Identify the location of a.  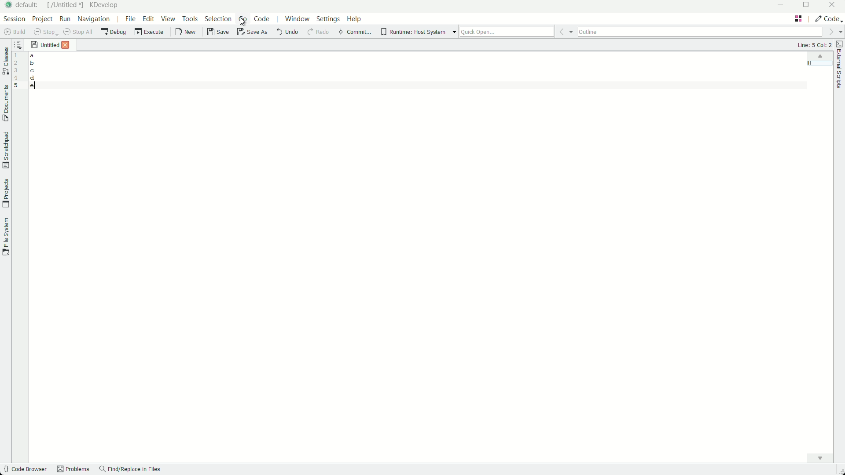
(33, 56).